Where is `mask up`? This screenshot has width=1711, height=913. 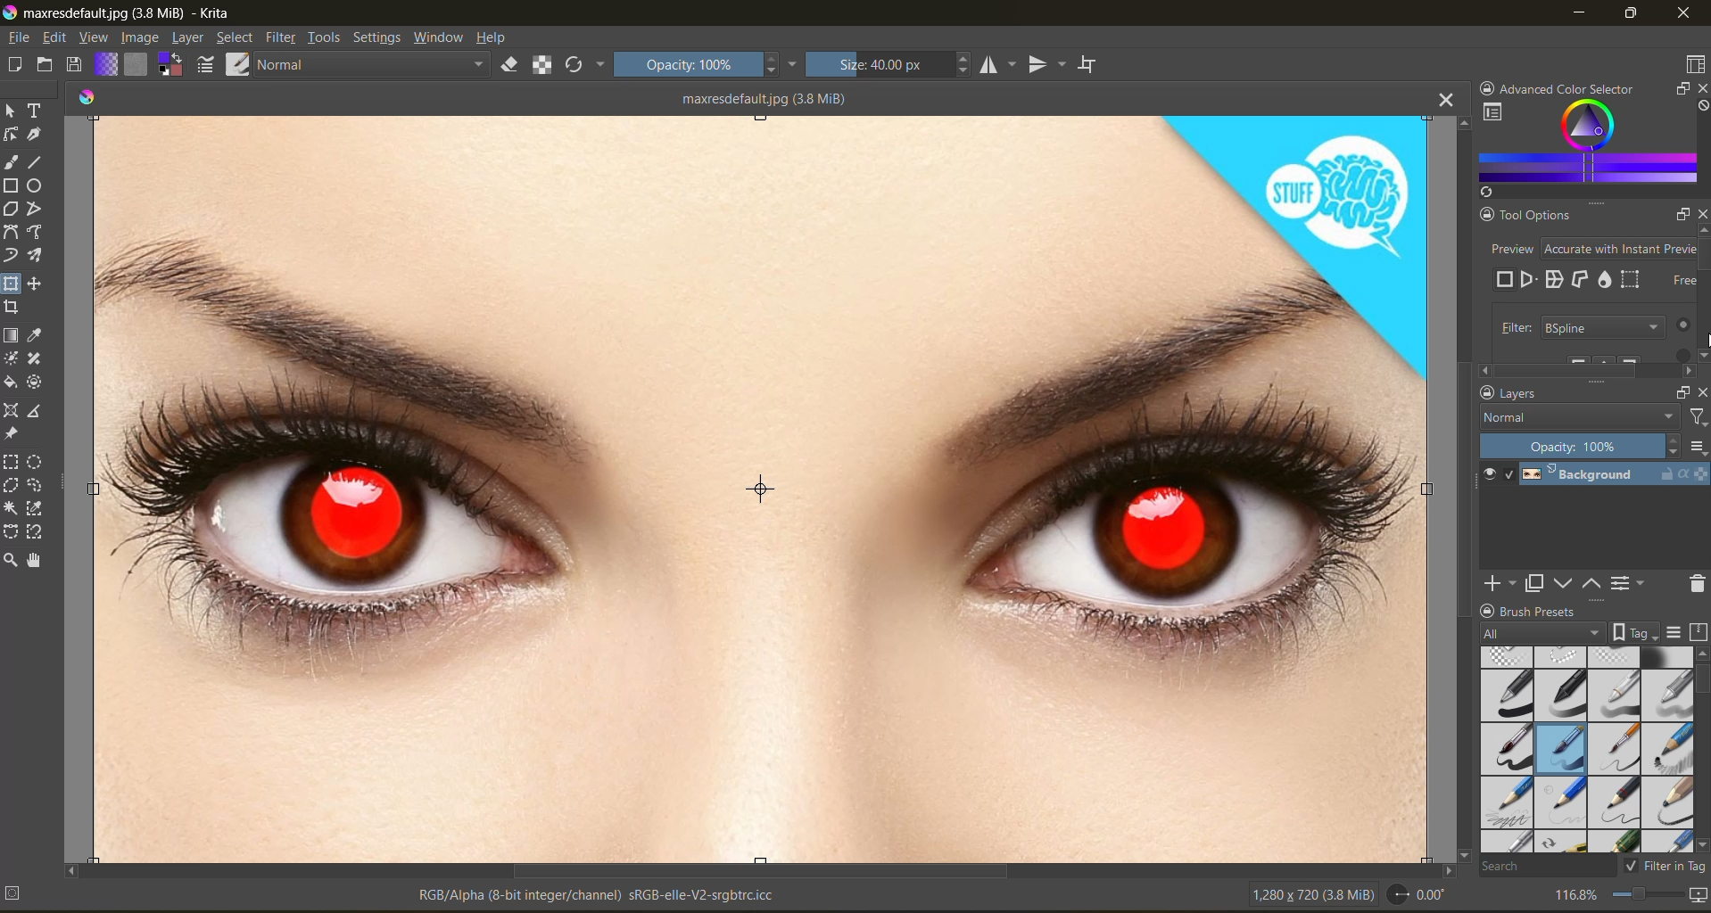
mask up is located at coordinates (1595, 584).